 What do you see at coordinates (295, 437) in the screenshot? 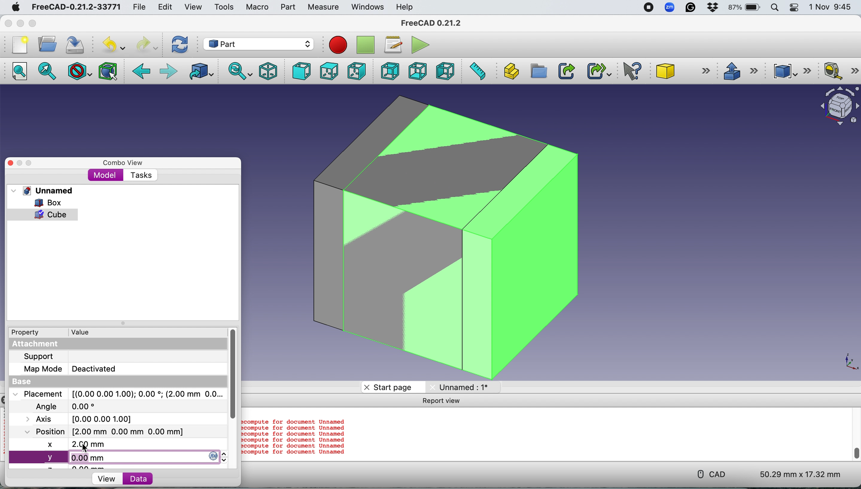
I see `compute for document Unnamed` at bounding box center [295, 437].